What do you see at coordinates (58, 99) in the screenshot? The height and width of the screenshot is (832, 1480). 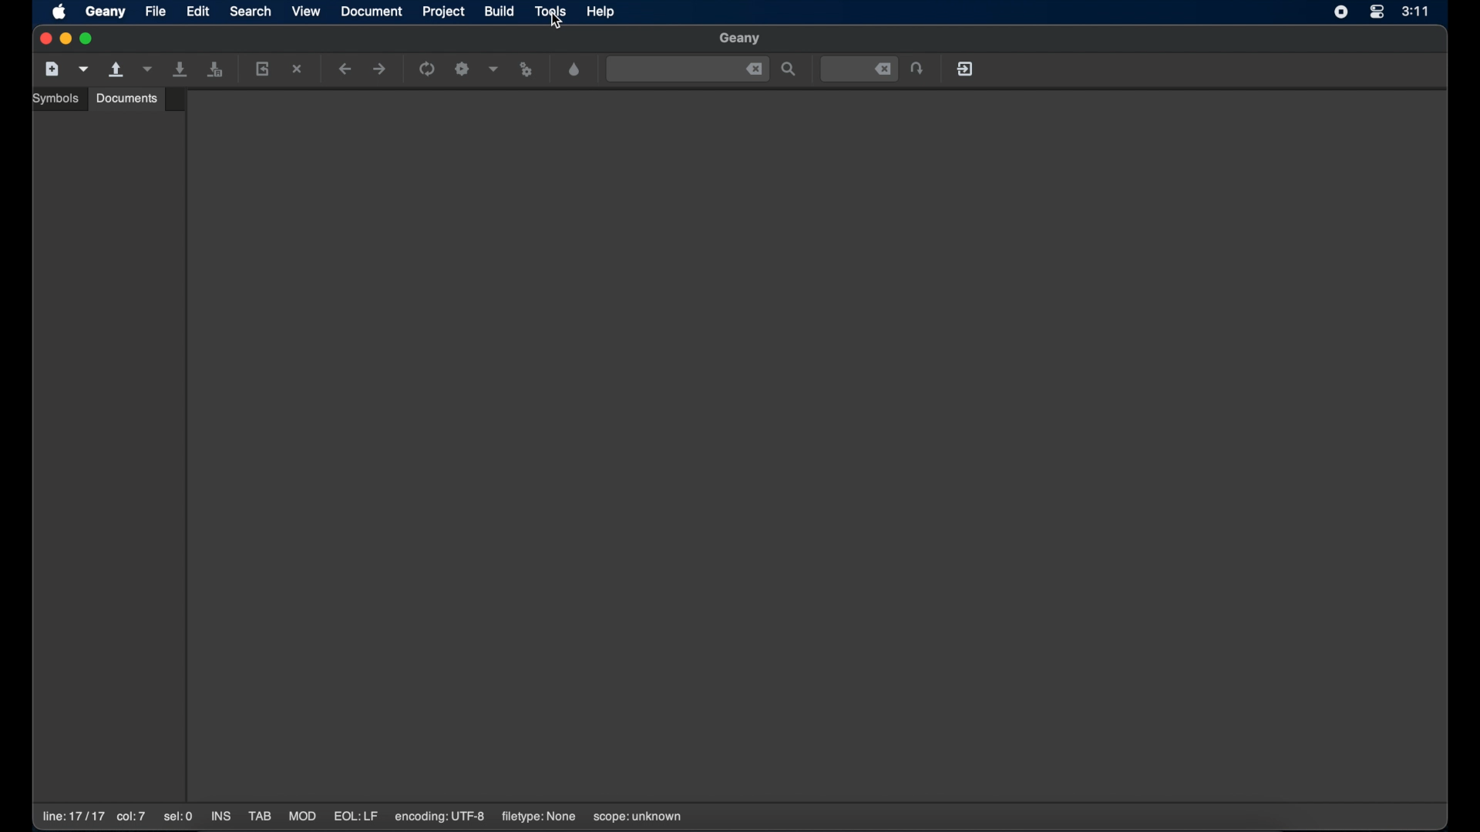 I see `symbols` at bounding box center [58, 99].